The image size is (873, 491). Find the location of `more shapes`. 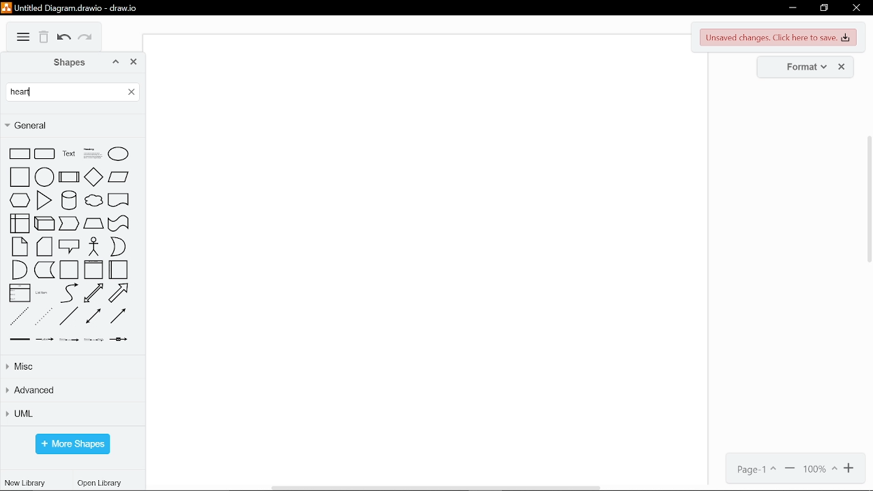

more shapes is located at coordinates (72, 444).